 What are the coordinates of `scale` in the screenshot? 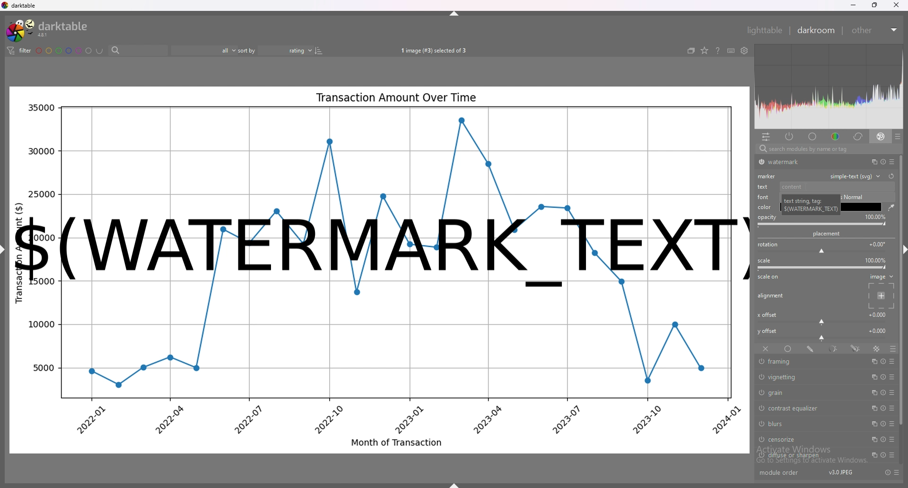 It's located at (764, 261).